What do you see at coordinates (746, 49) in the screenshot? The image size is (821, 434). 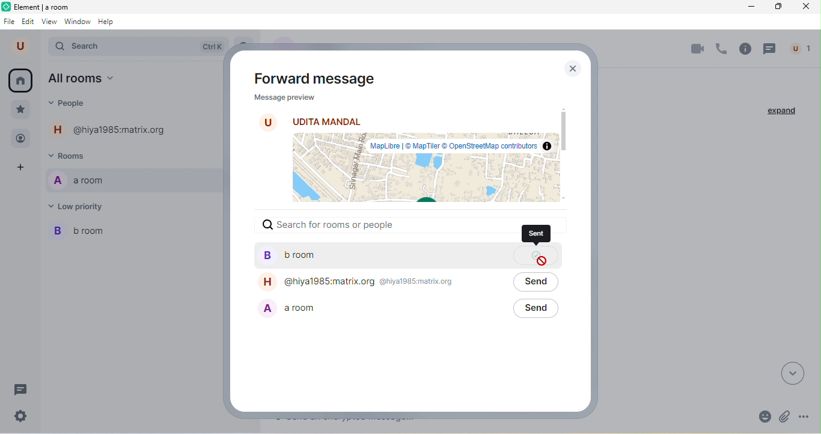 I see `room info` at bounding box center [746, 49].